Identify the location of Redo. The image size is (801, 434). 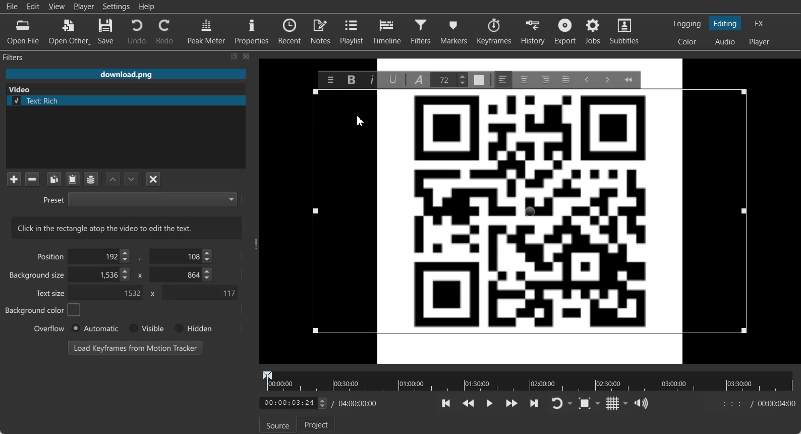
(165, 31).